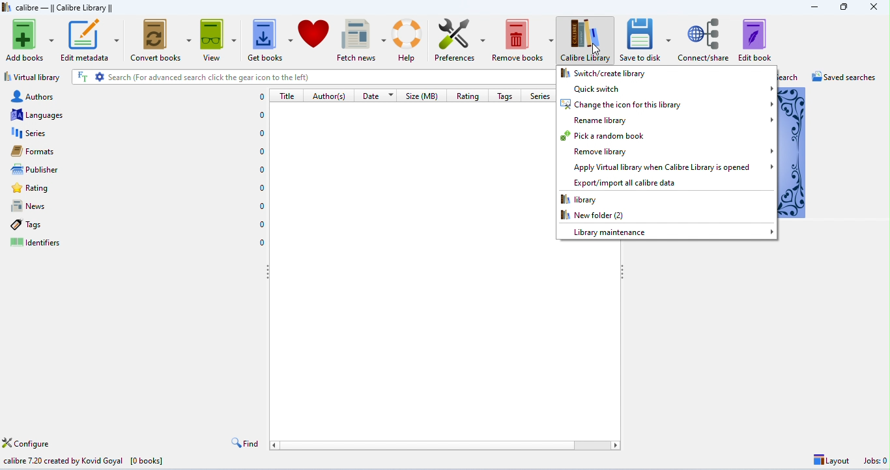 This screenshot has height=470, width=890. I want to click on help, so click(409, 38).